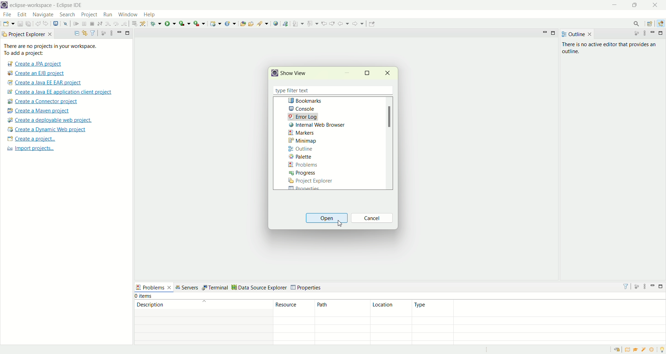 The width and height of the screenshot is (666, 354). I want to click on drop to frame, so click(133, 24).